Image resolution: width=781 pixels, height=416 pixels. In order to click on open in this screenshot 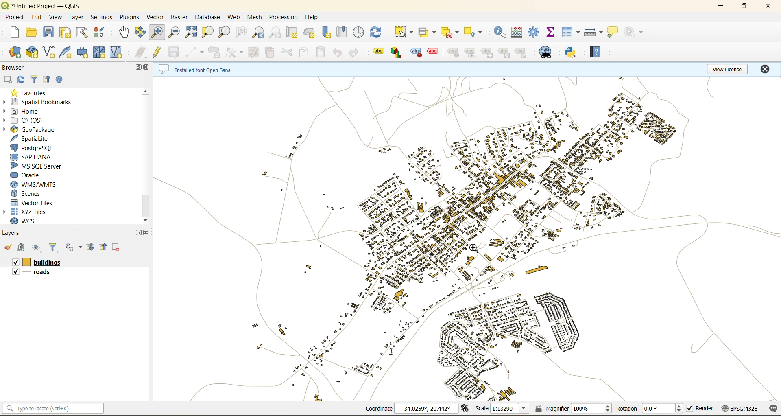, I will do `click(8, 248)`.